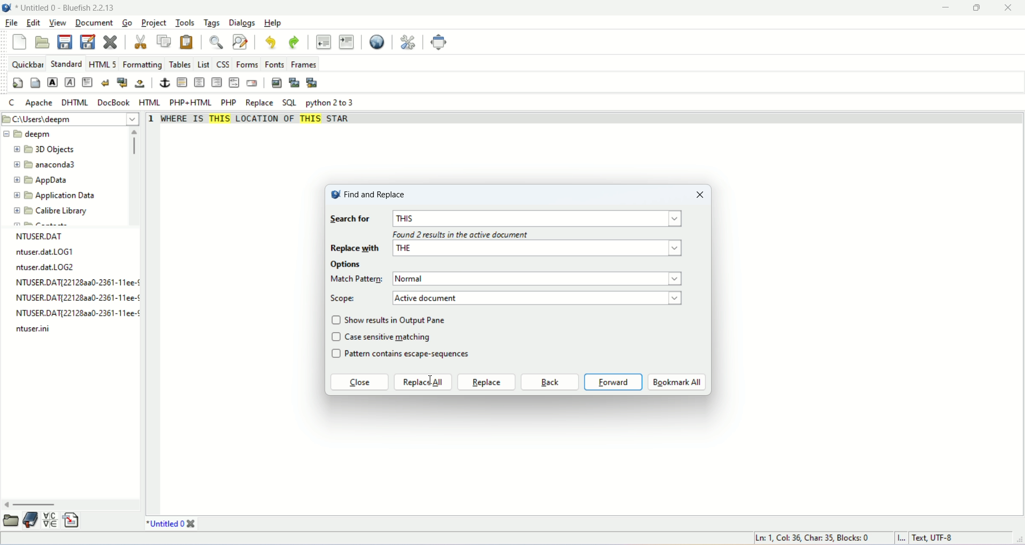 The height and width of the screenshot is (545, 1025). I want to click on insert thumbnail, so click(295, 84).